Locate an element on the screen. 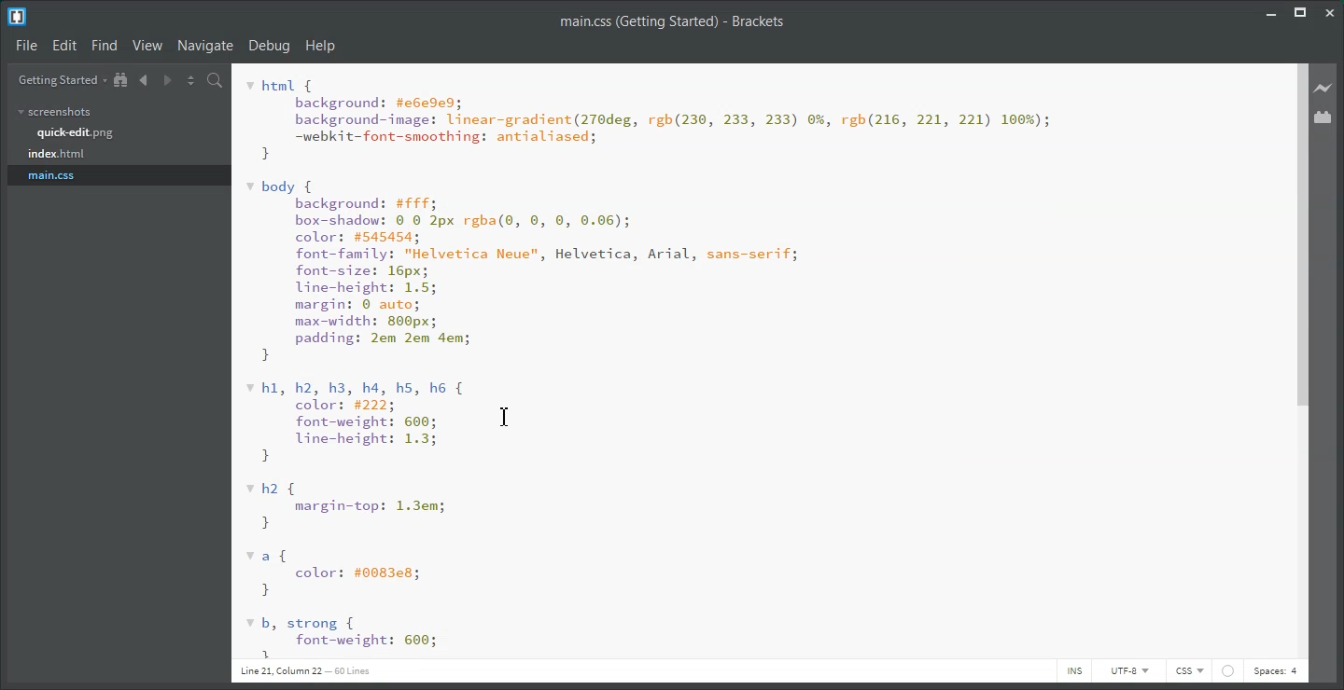 This screenshot has width=1344, height=690. Navigate Forwards is located at coordinates (168, 80).